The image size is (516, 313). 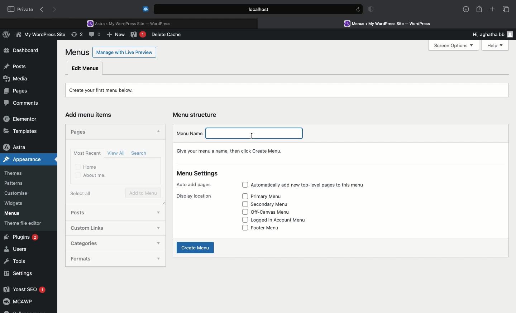 What do you see at coordinates (106, 89) in the screenshot?
I see `Create your first menu below` at bounding box center [106, 89].